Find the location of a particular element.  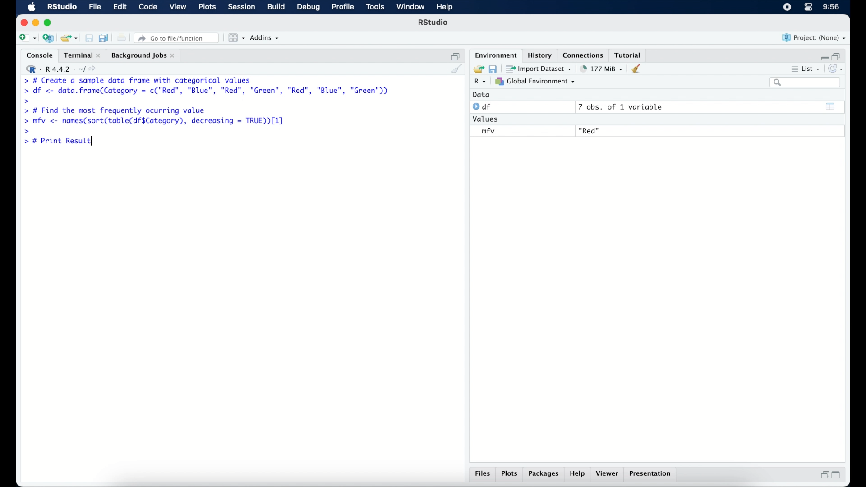

df is located at coordinates (483, 107).